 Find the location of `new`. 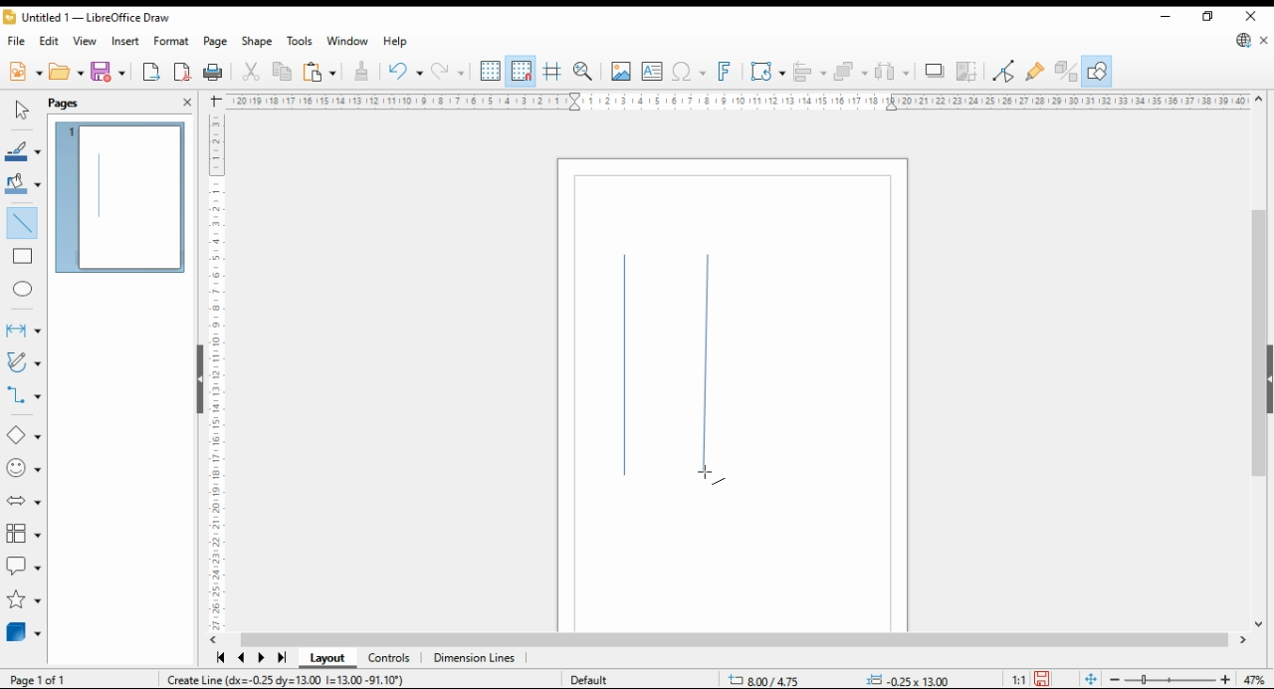

new is located at coordinates (24, 74).